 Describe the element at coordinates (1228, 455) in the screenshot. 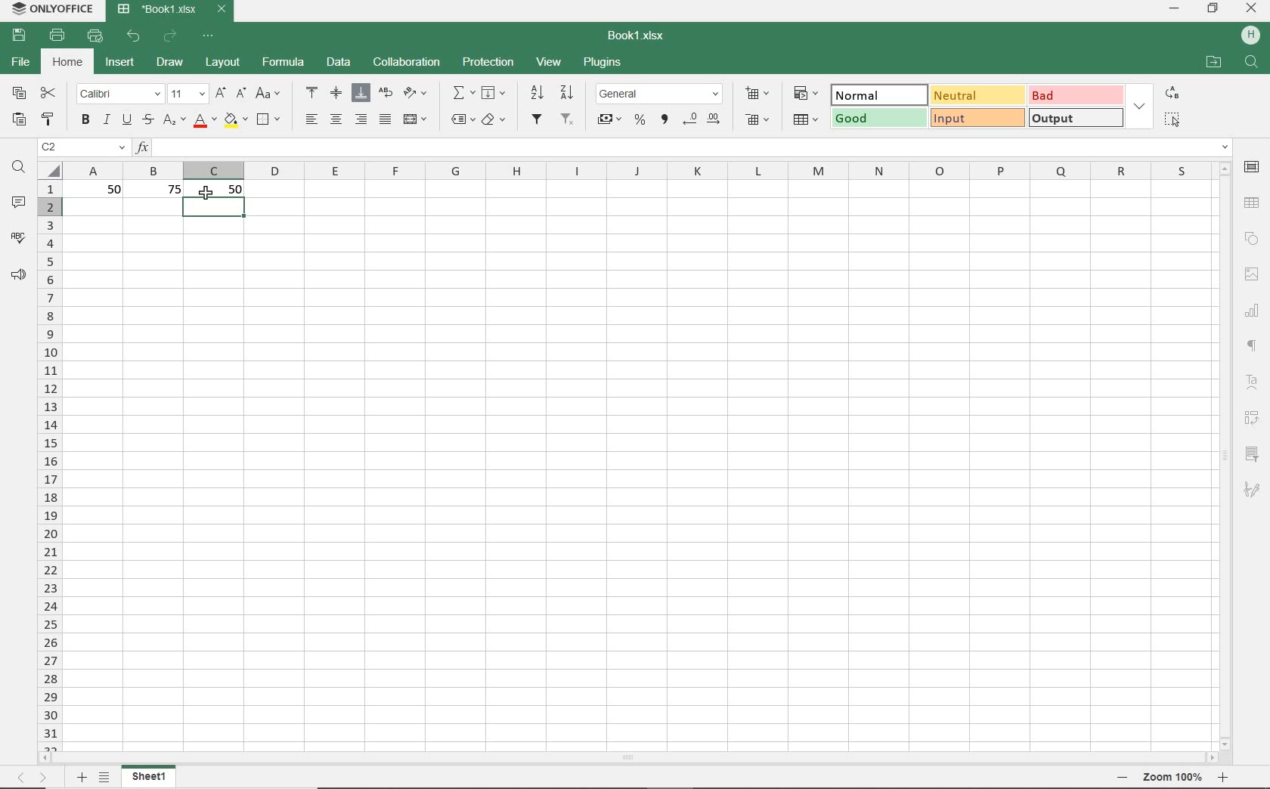

I see `scrollbar` at that location.